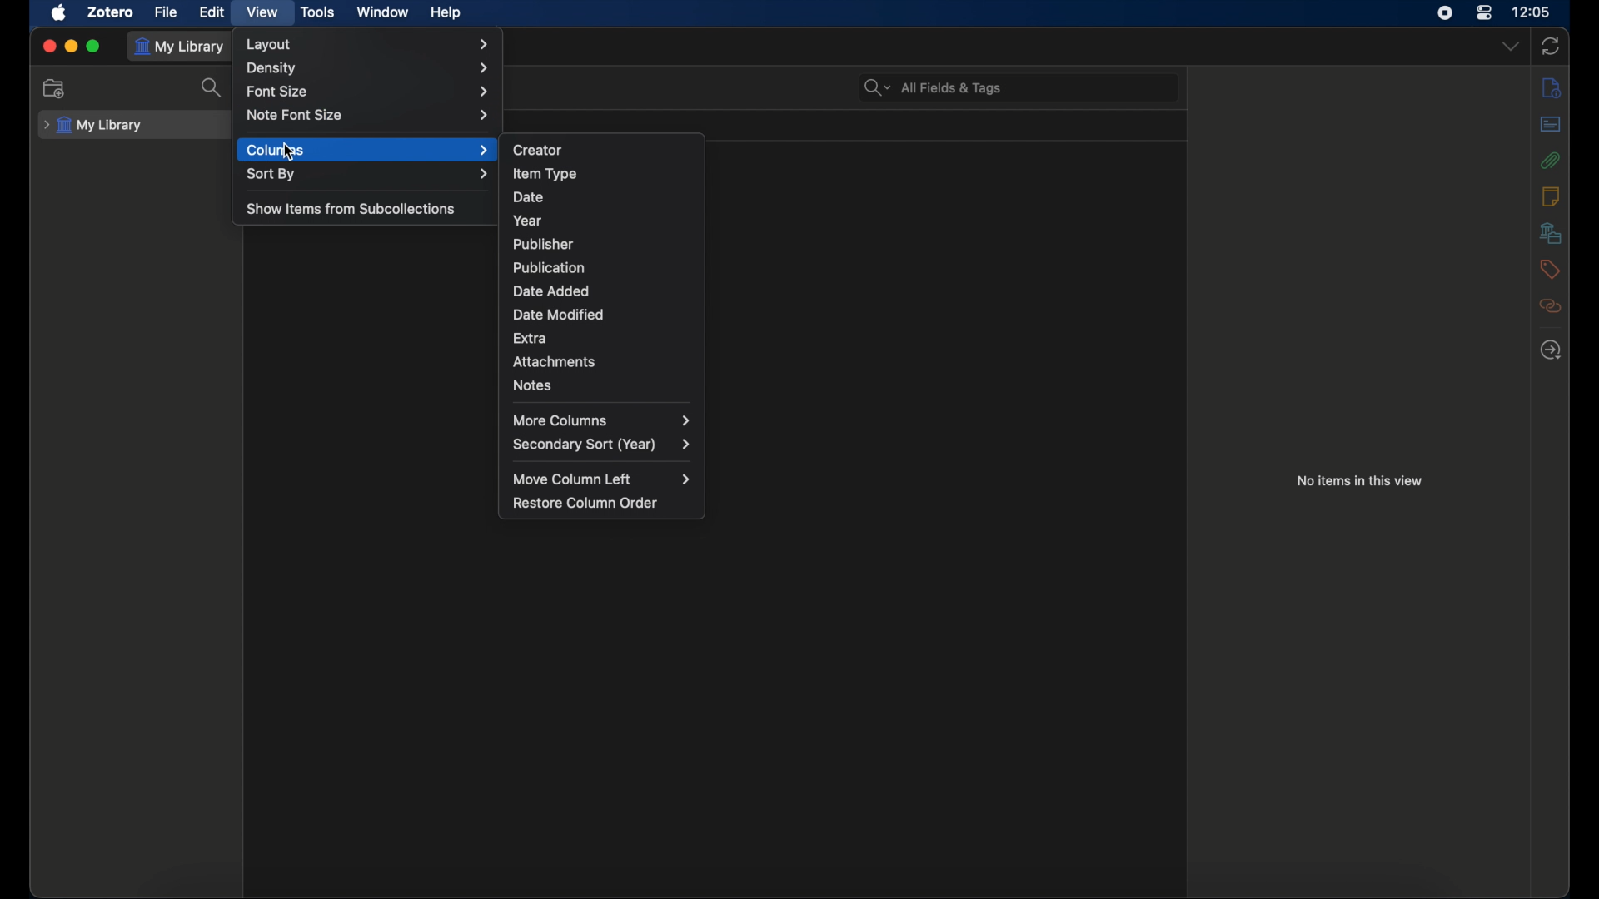 The image size is (1599, 899). Describe the element at coordinates (165, 12) in the screenshot. I see `file` at that location.